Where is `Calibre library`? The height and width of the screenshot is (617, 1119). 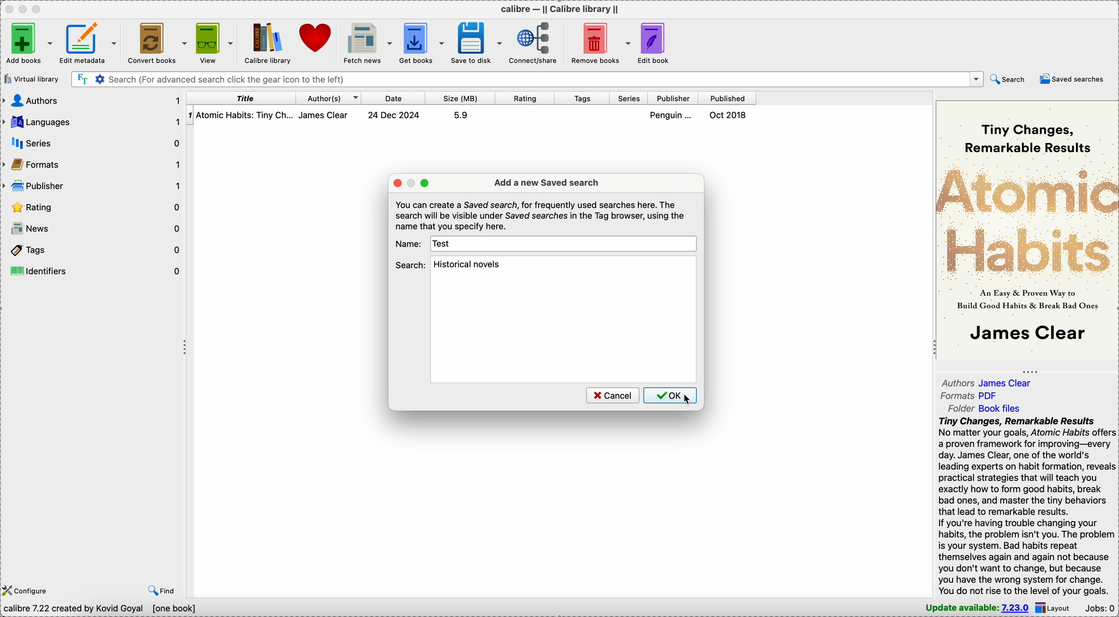 Calibre library is located at coordinates (267, 43).